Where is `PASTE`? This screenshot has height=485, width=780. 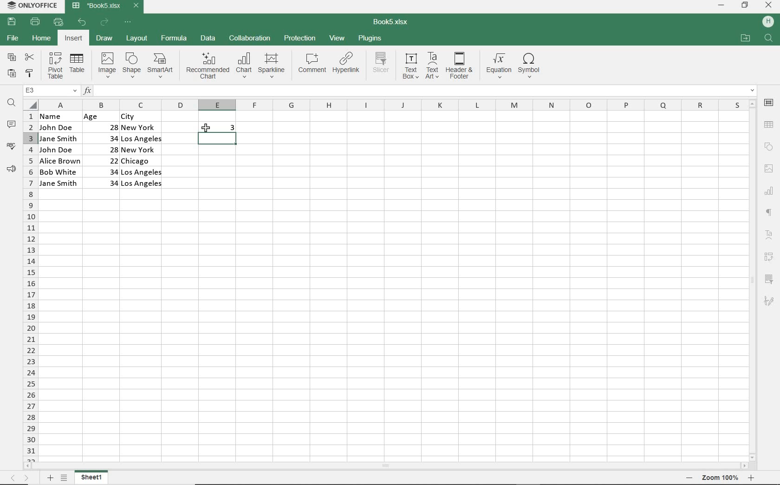
PASTE is located at coordinates (12, 74).